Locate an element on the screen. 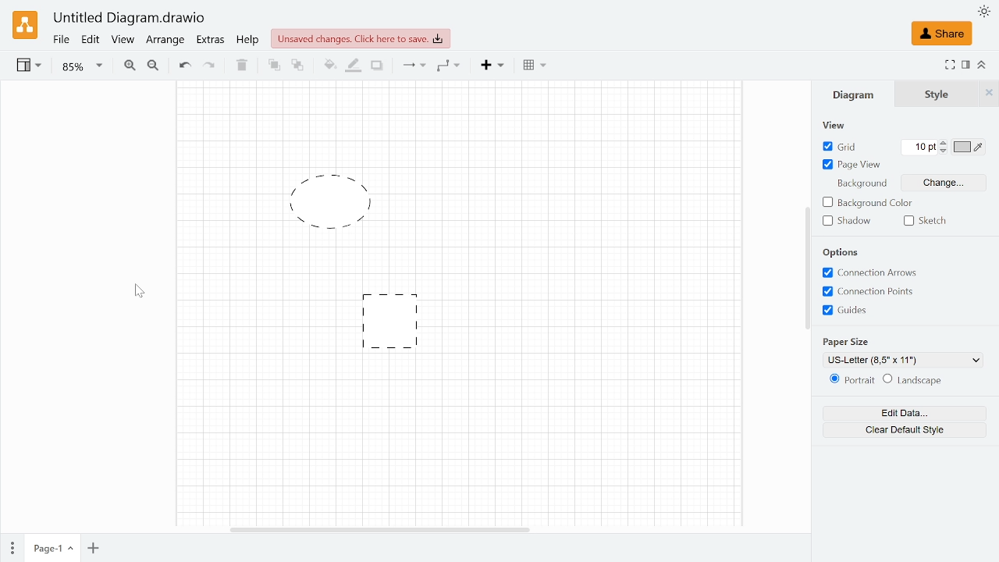 The image size is (999, 562). Unsaved changes. click here to save is located at coordinates (361, 39).